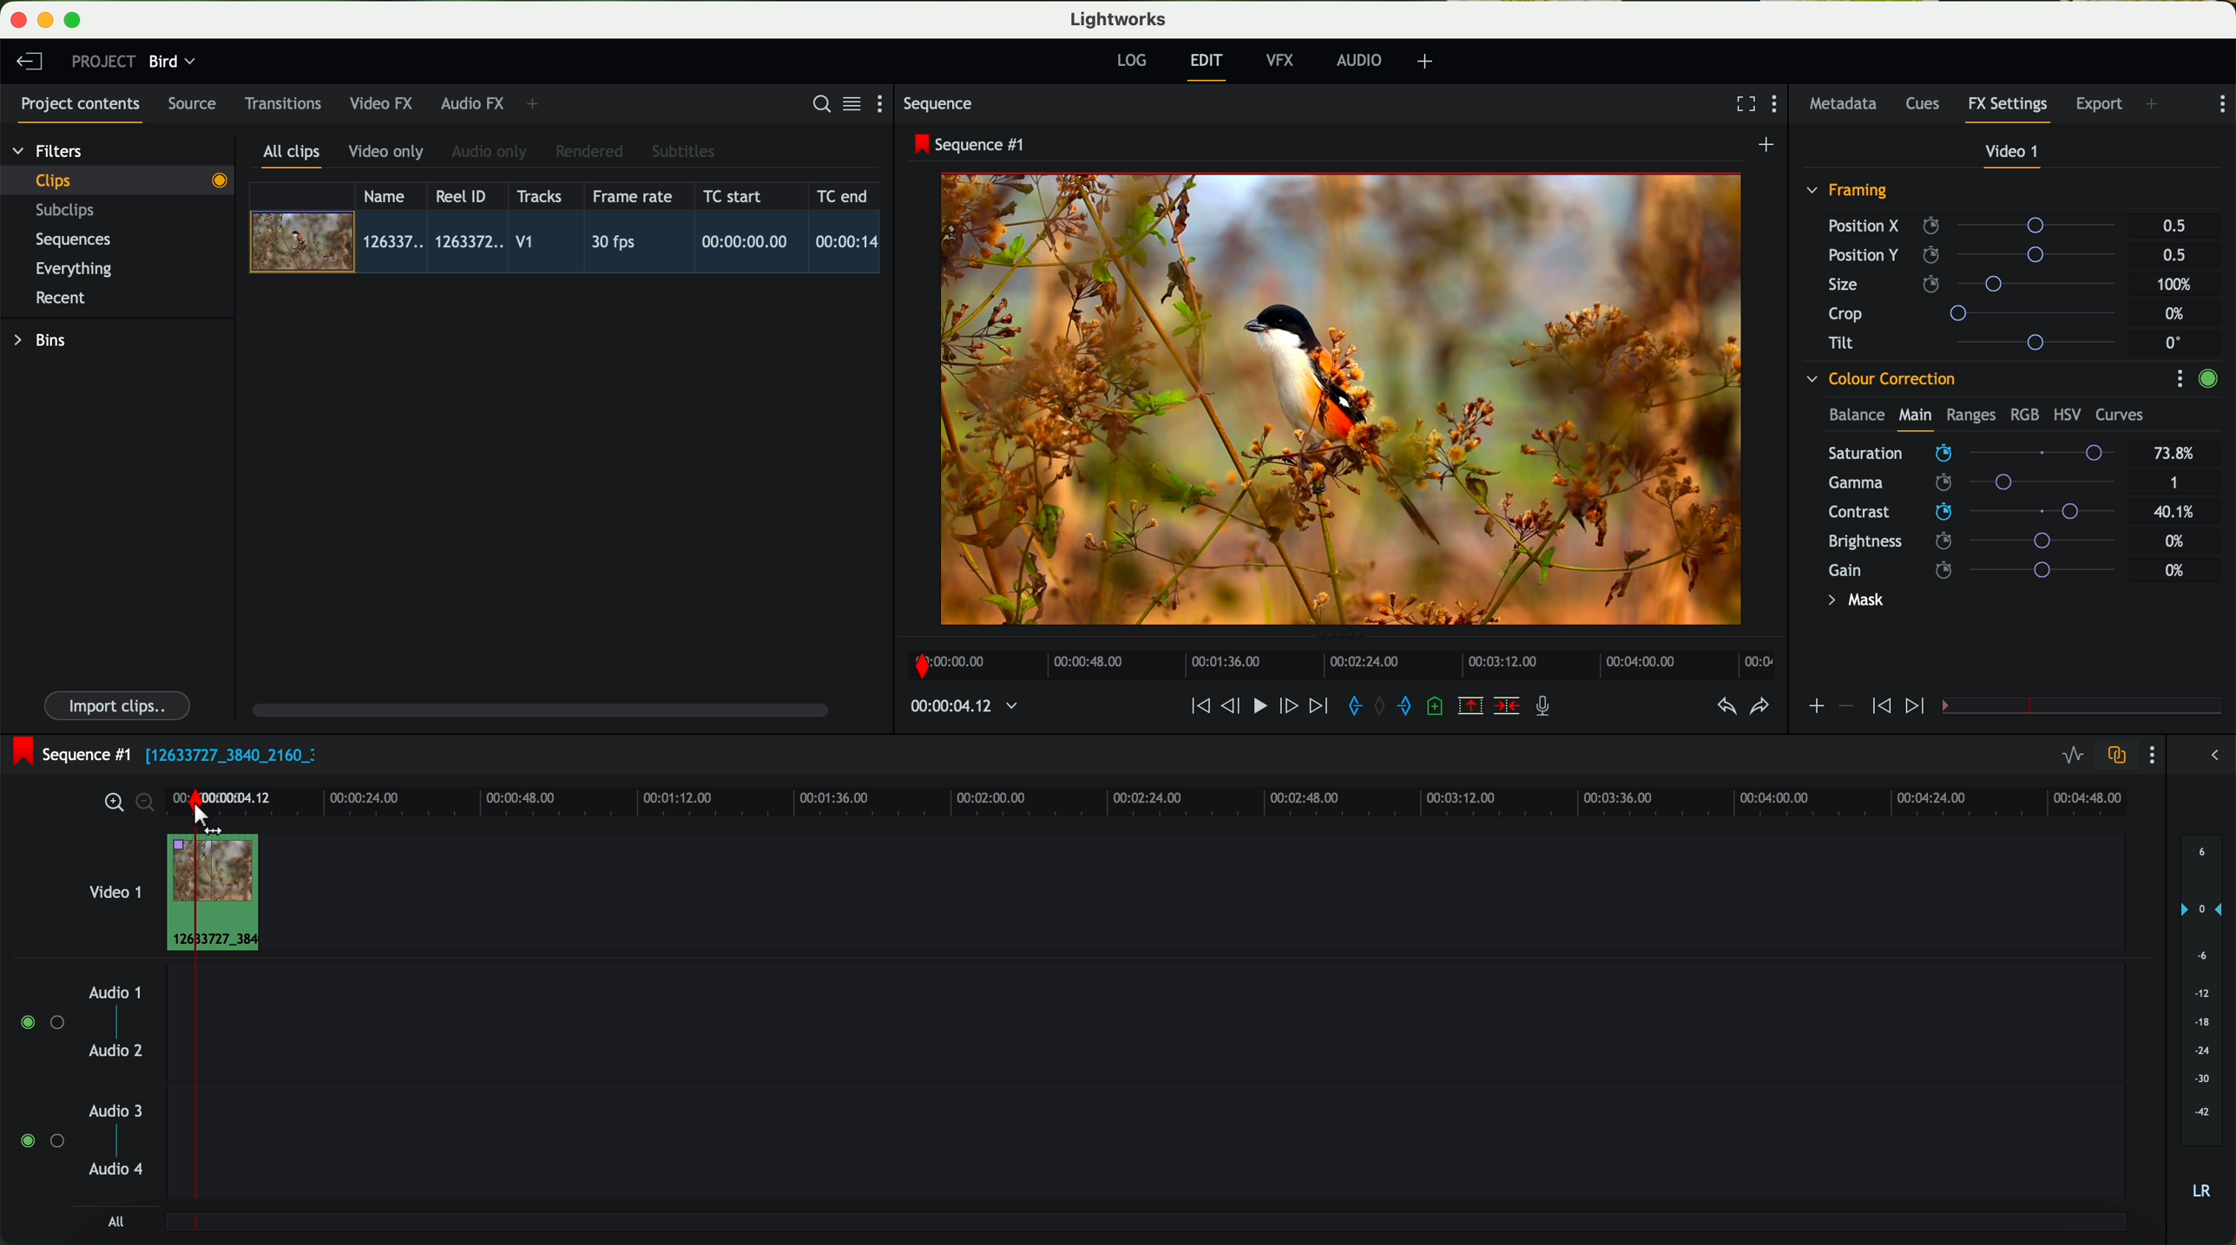 This screenshot has height=1245, width=2236. Describe the element at coordinates (681, 152) in the screenshot. I see `subtitles` at that location.